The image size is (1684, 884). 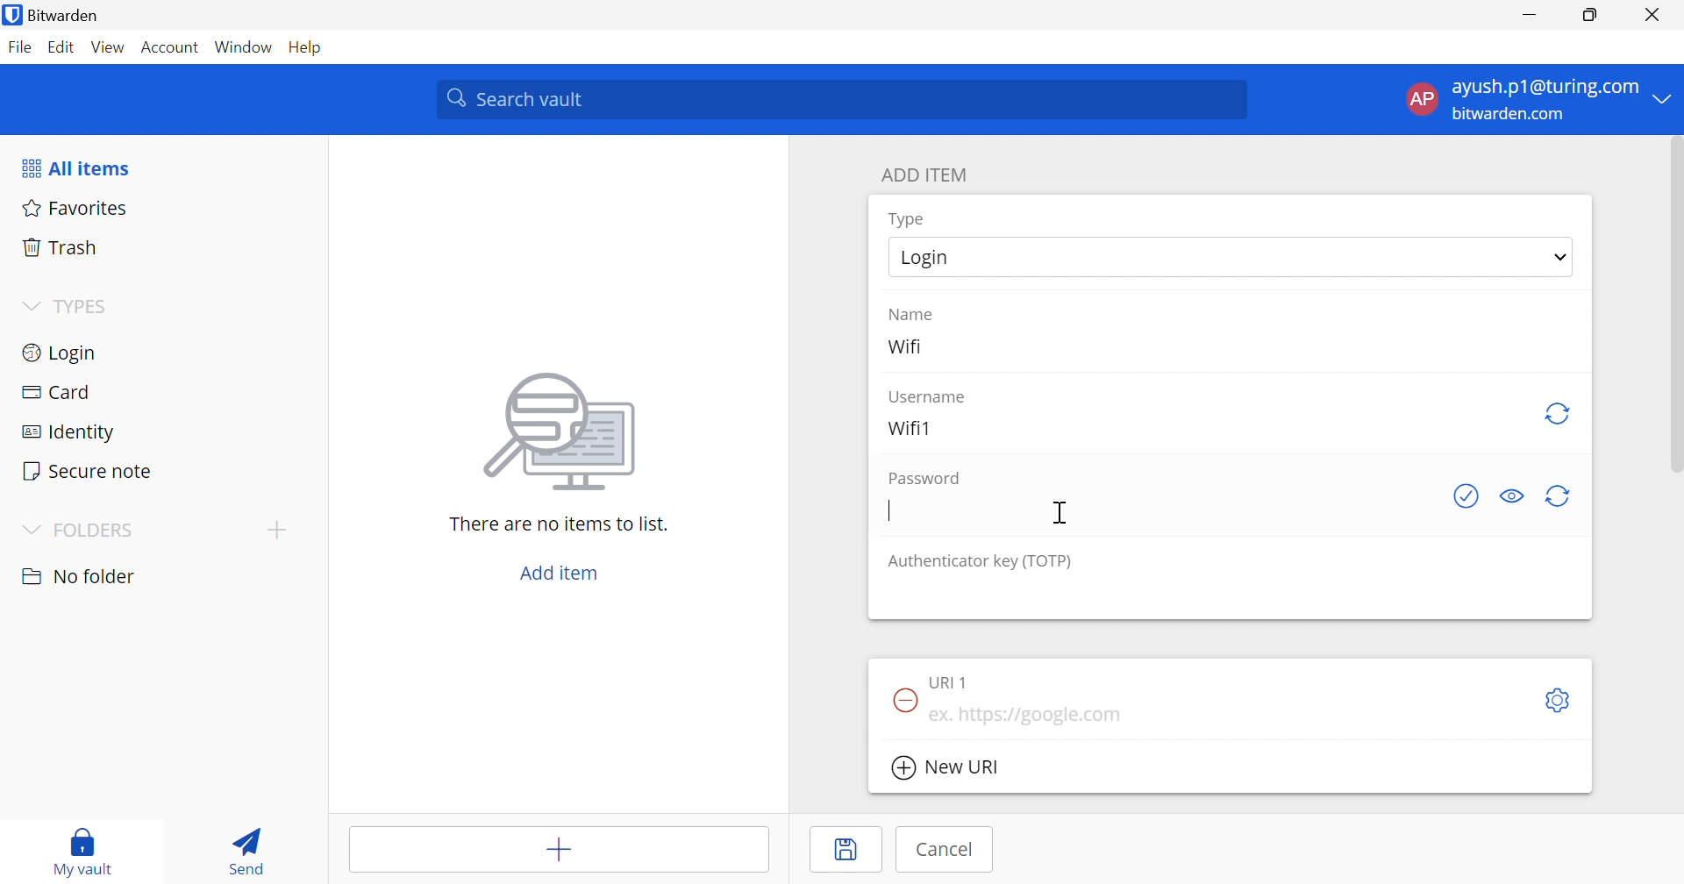 I want to click on Save, so click(x=848, y=850).